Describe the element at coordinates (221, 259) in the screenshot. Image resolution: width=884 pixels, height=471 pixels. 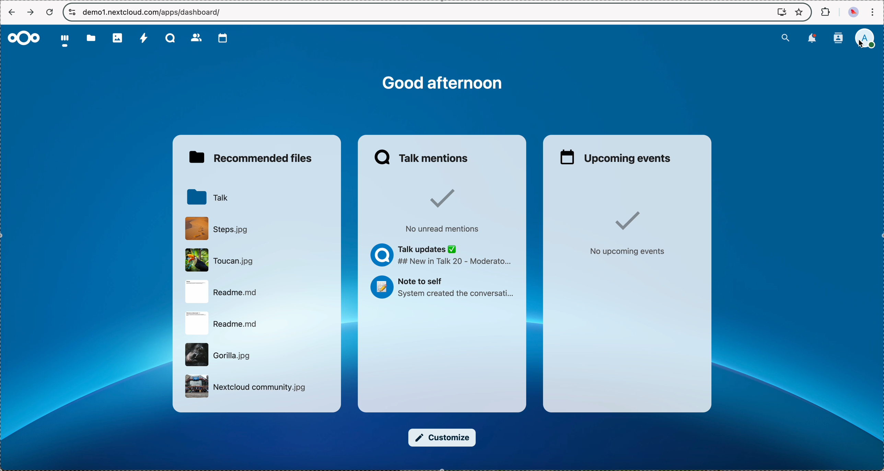
I see `file` at that location.